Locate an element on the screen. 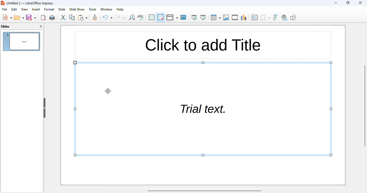 The image size is (367, 193). copy is located at coordinates (72, 17).